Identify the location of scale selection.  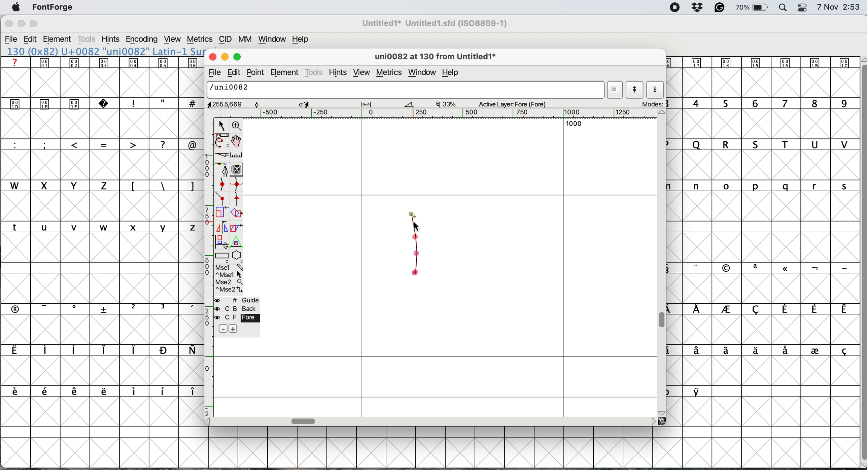
(221, 213).